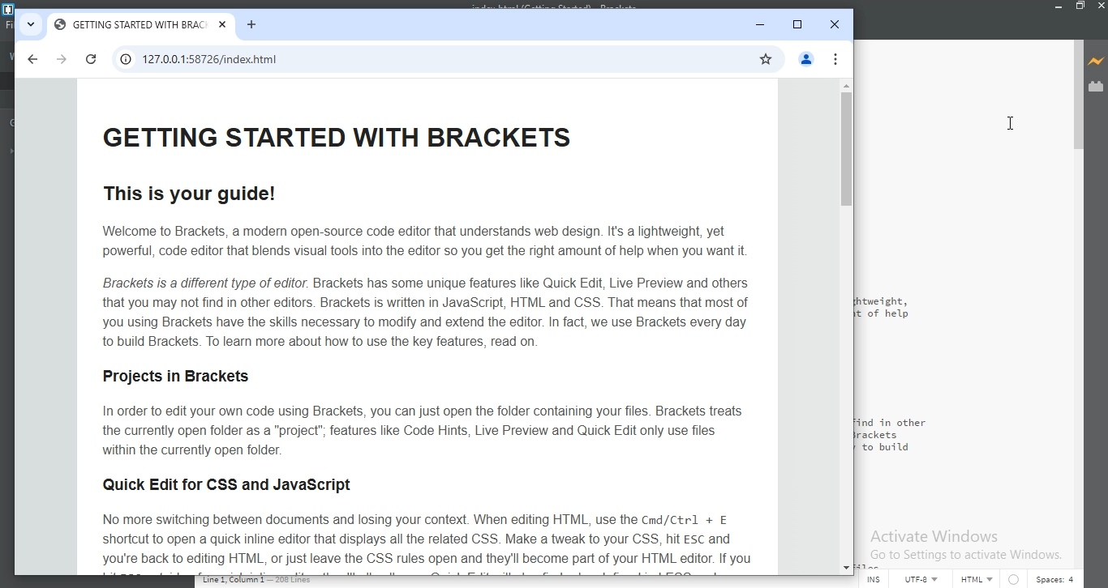  Describe the element at coordinates (1101, 6) in the screenshot. I see `cancel` at that location.